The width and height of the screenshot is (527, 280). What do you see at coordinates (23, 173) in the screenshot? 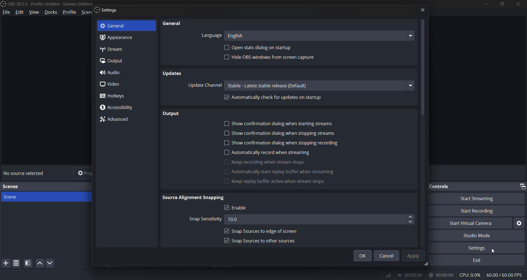
I see `no source selected` at bounding box center [23, 173].